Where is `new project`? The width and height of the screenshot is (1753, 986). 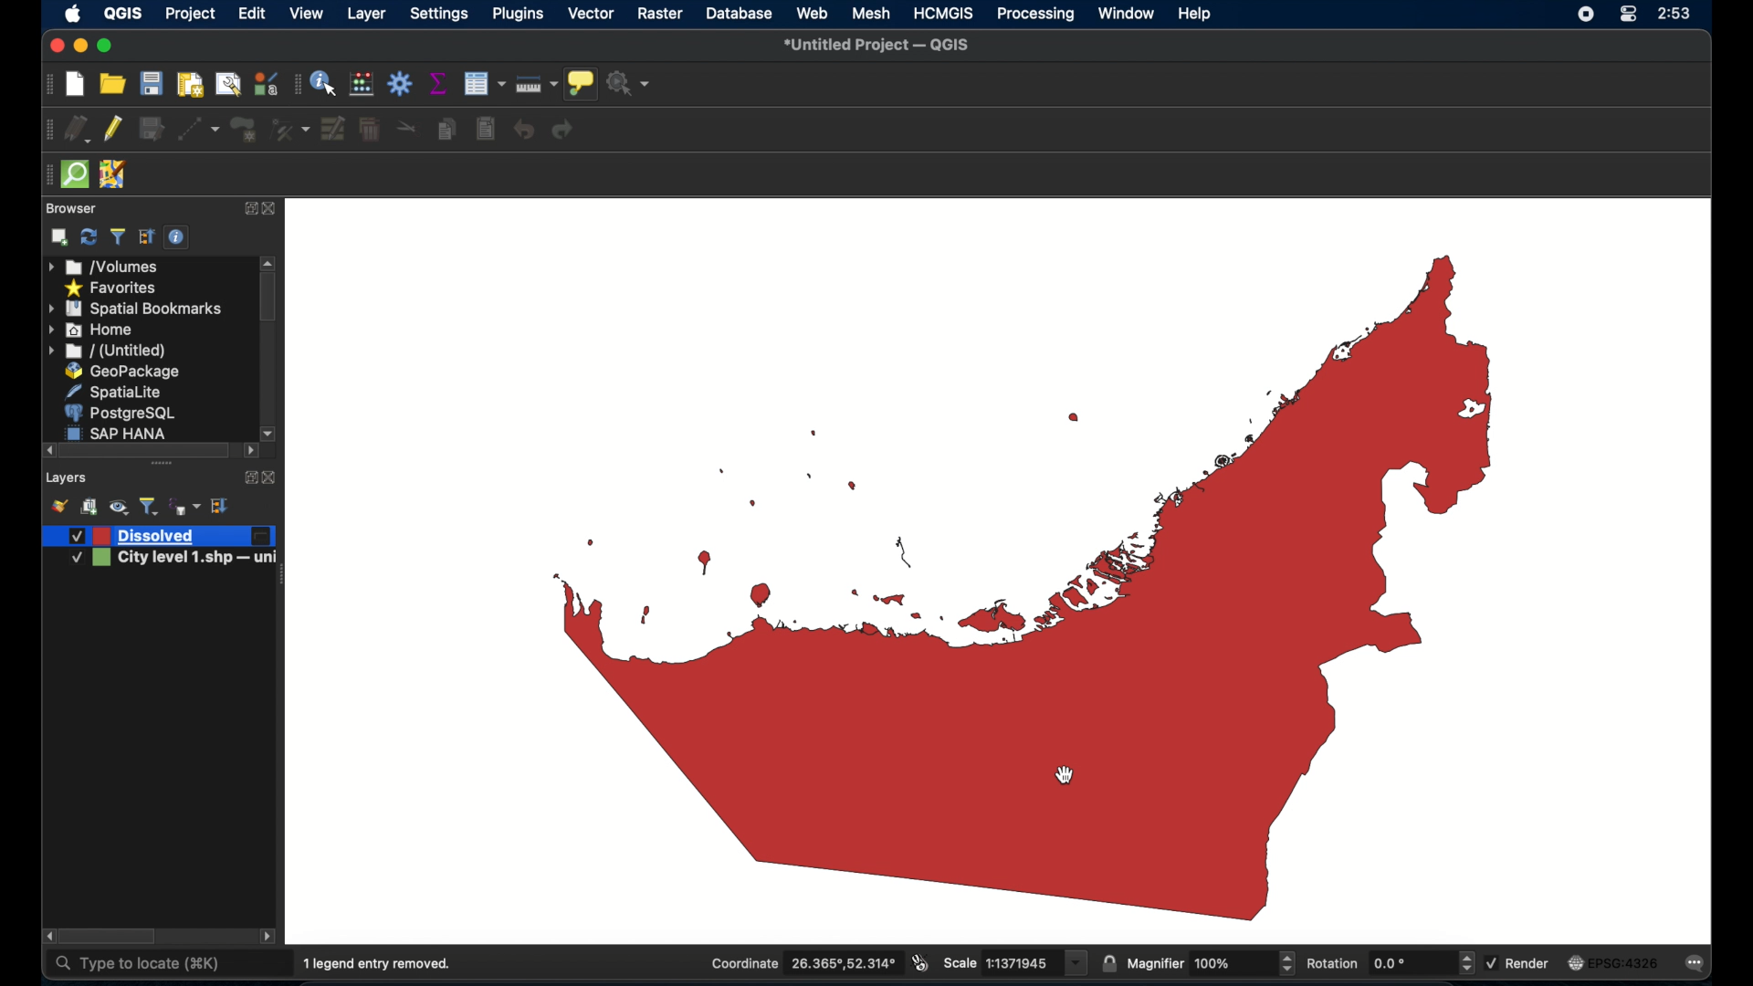
new project is located at coordinates (76, 85).